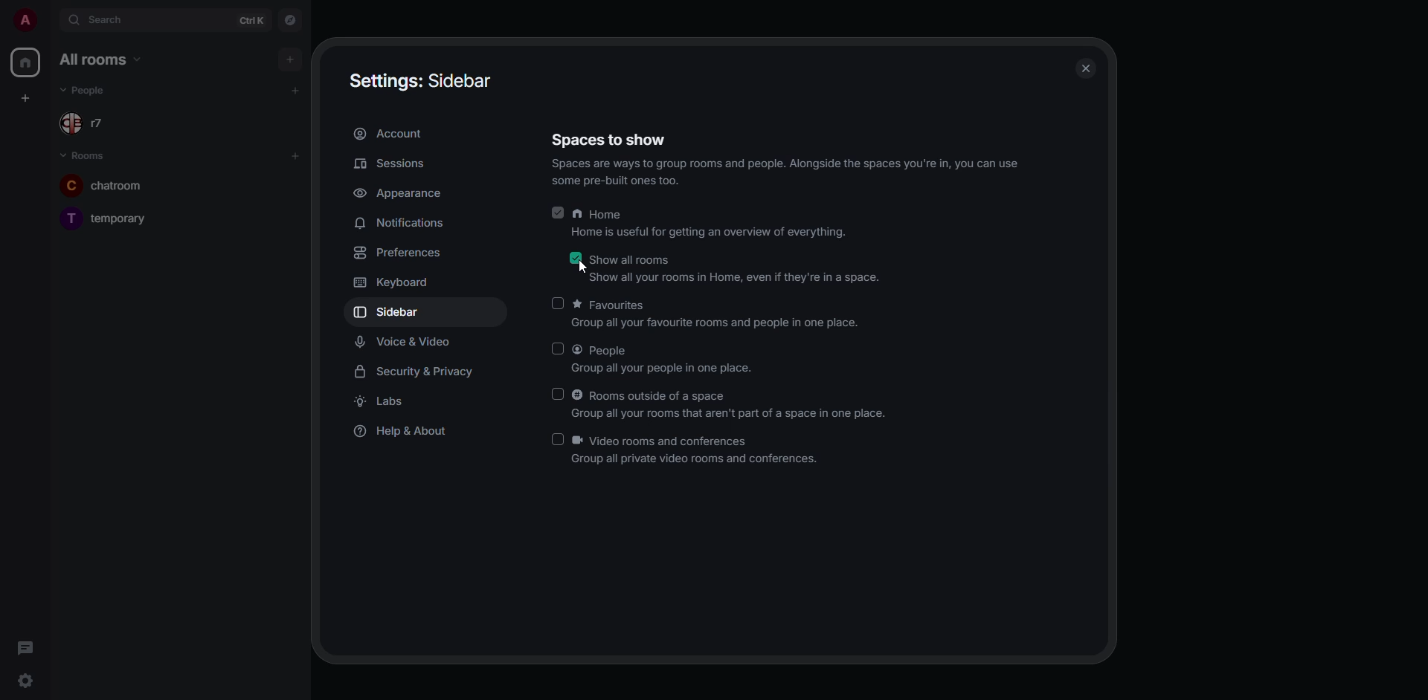 The image size is (1428, 700). What do you see at coordinates (699, 450) in the screenshot?
I see `video rooms and conferences` at bounding box center [699, 450].